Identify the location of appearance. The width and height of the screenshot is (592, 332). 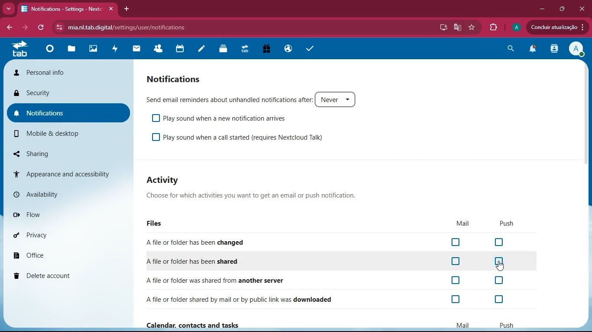
(68, 173).